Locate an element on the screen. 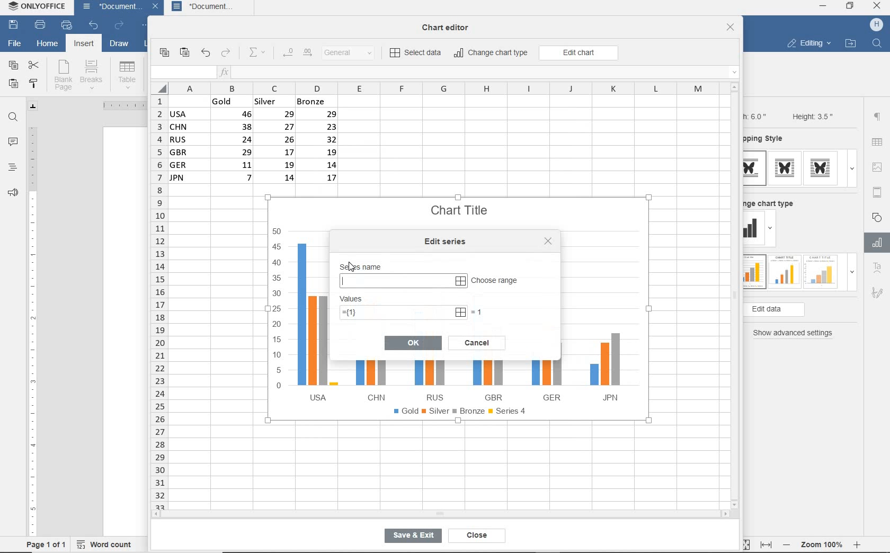  save is located at coordinates (14, 25).